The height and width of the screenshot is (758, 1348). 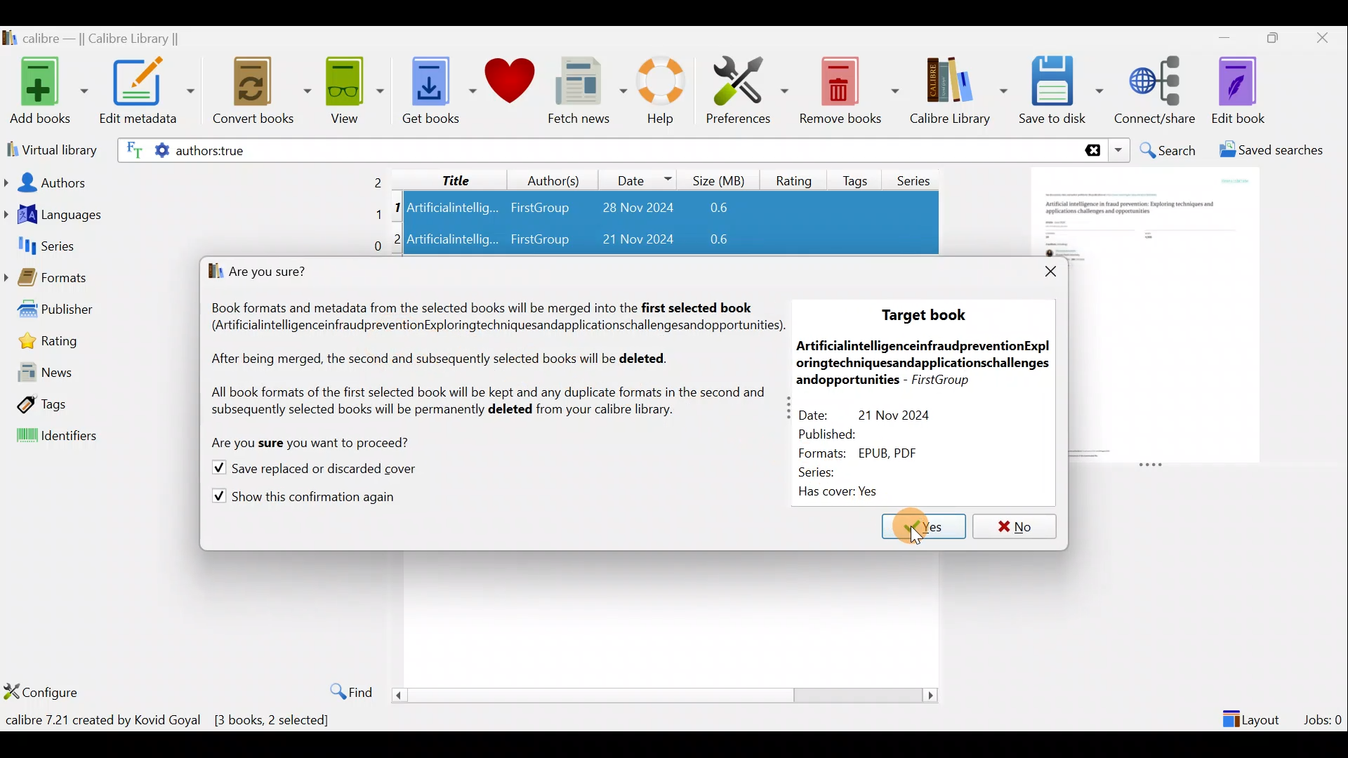 What do you see at coordinates (923, 528) in the screenshot?
I see `Cursor` at bounding box center [923, 528].